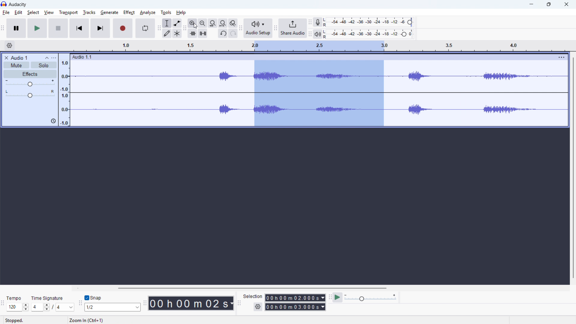 The height and width of the screenshot is (324, 576). Describe the element at coordinates (129, 12) in the screenshot. I see `Perfect` at that location.